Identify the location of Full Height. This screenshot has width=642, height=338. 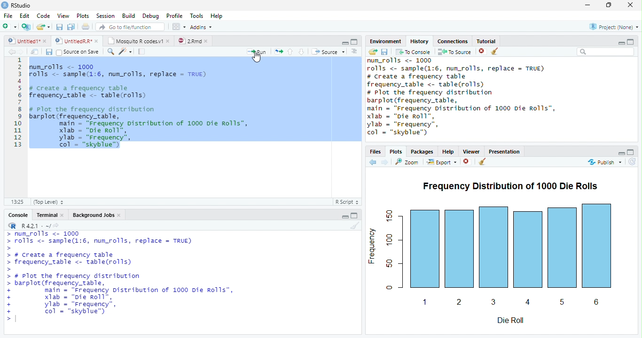
(632, 152).